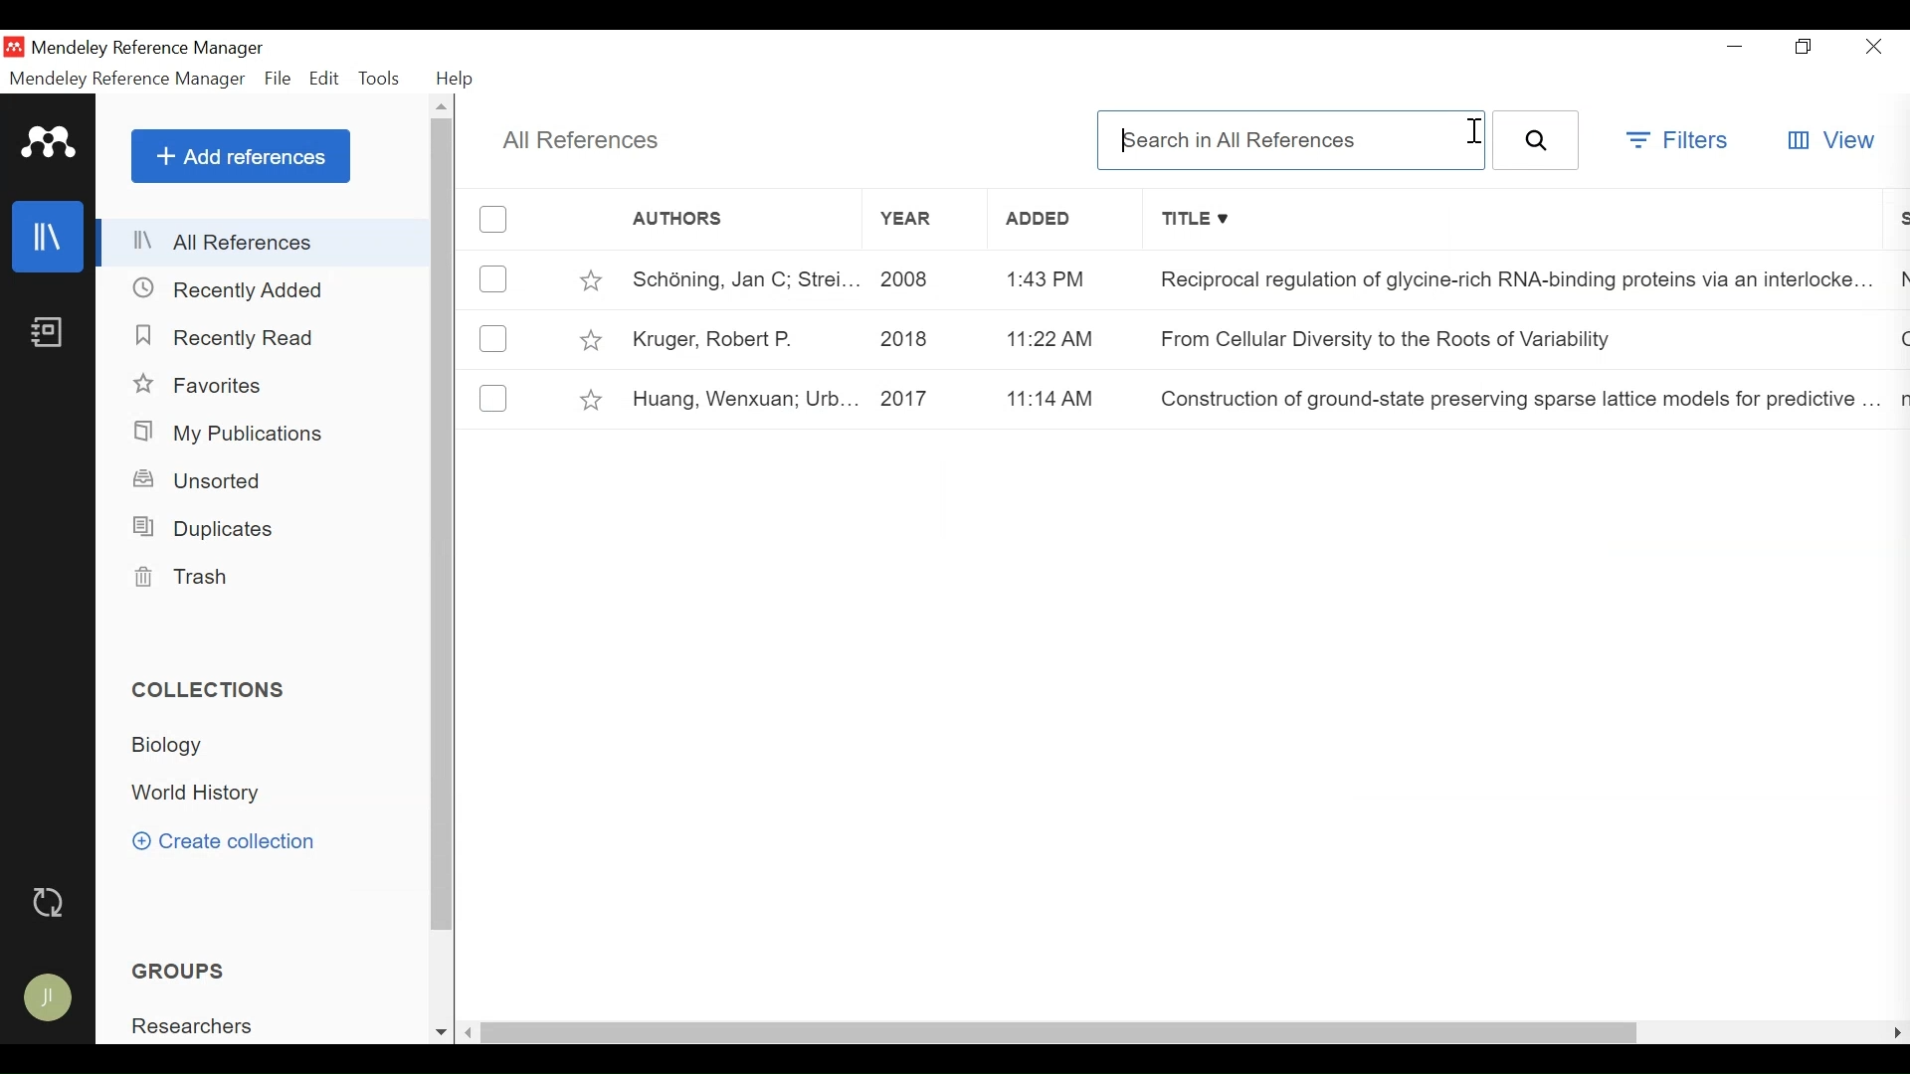  What do you see at coordinates (212, 529) in the screenshot?
I see `Duplicates` at bounding box center [212, 529].